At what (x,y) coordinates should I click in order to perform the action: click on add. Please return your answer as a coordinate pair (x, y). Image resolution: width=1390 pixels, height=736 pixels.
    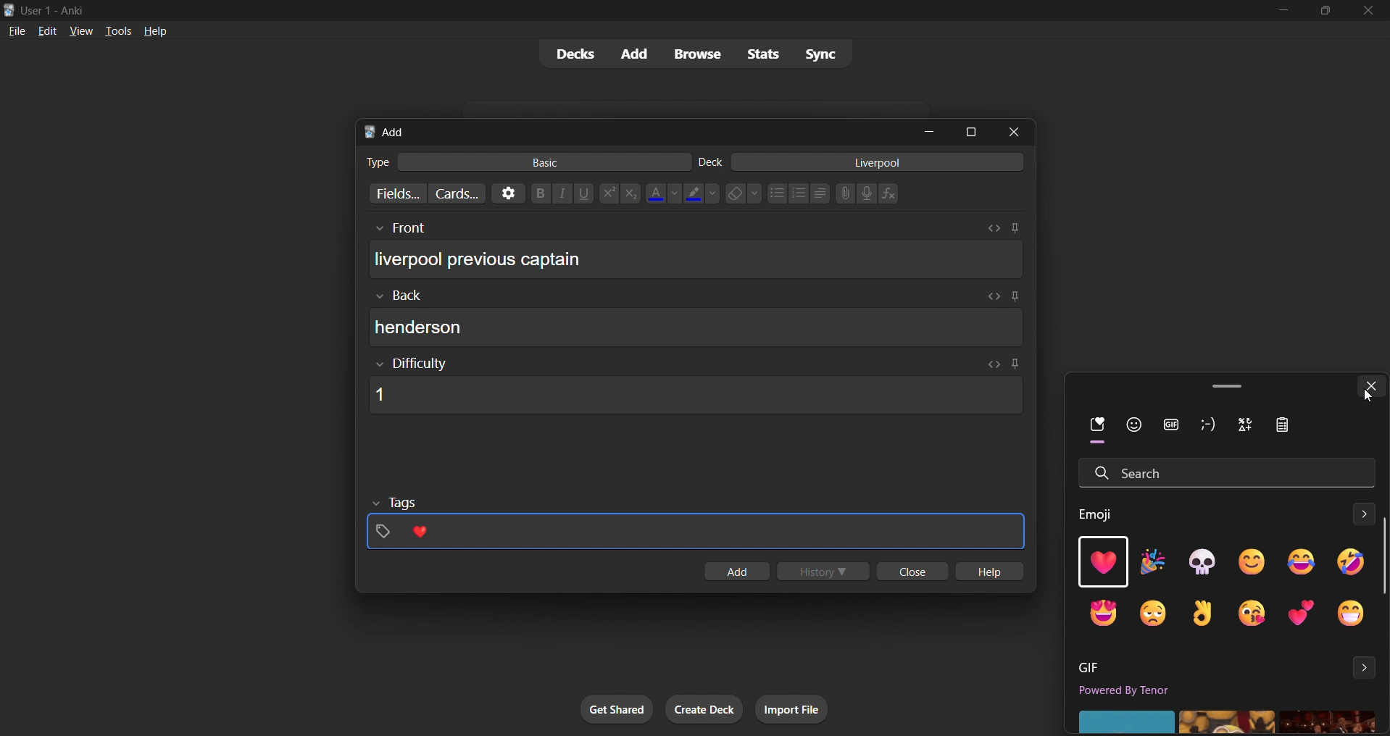
    Looking at the image, I should click on (631, 53).